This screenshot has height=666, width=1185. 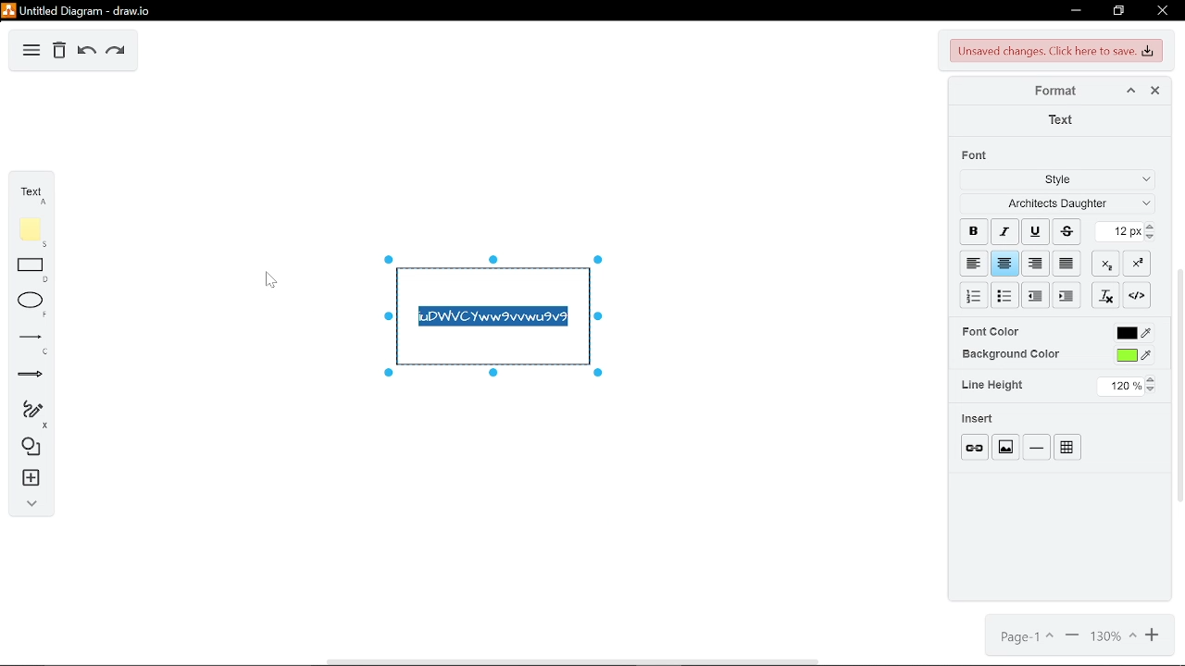 I want to click on background color, so click(x=1132, y=355).